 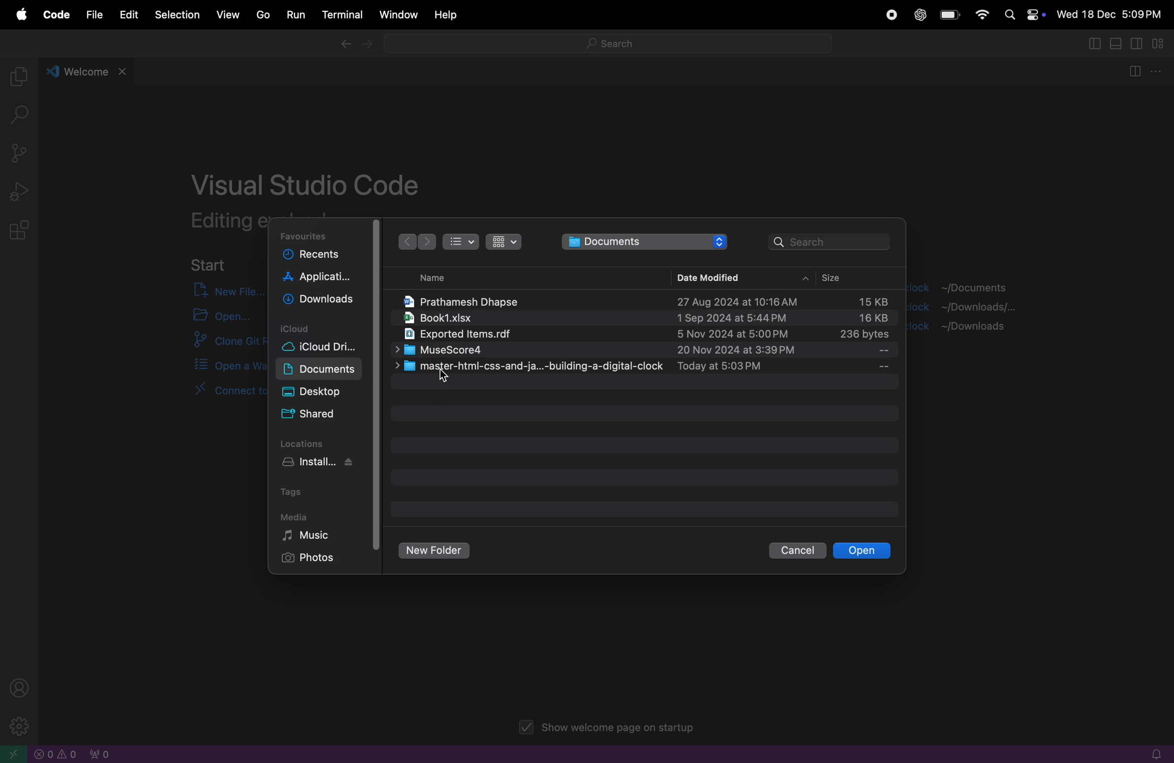 What do you see at coordinates (1110, 16) in the screenshot?
I see `date and time` at bounding box center [1110, 16].